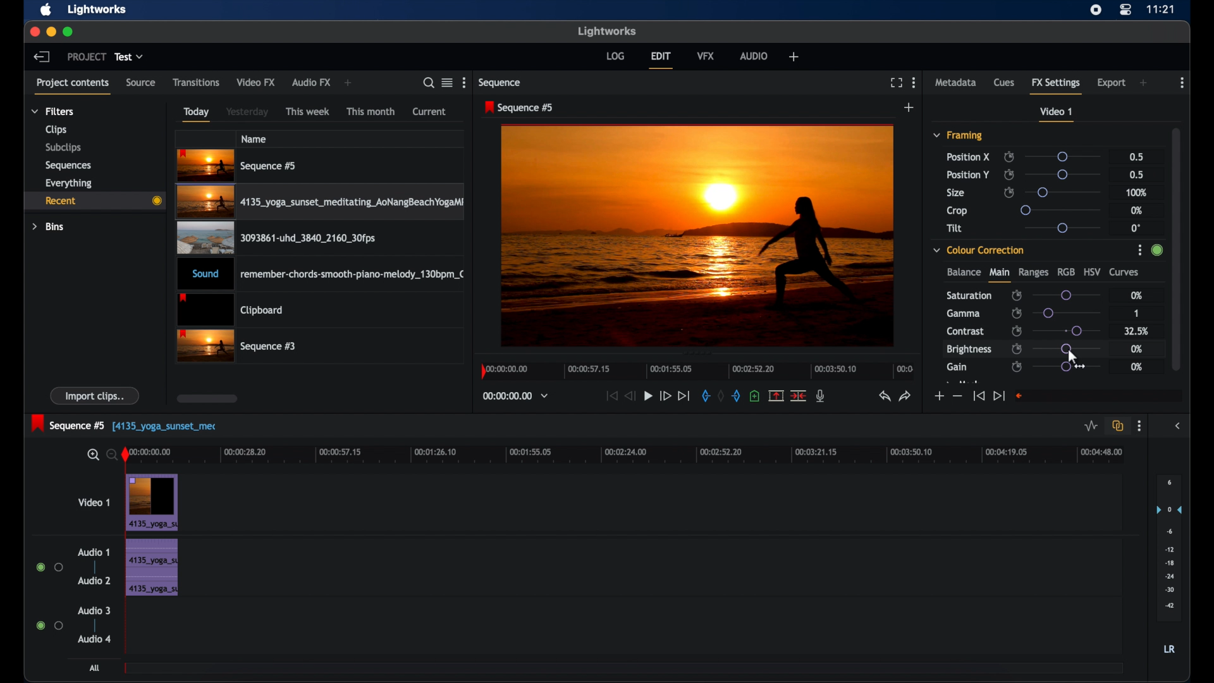 The width and height of the screenshot is (1214, 683). I want to click on scroll box, so click(207, 398).